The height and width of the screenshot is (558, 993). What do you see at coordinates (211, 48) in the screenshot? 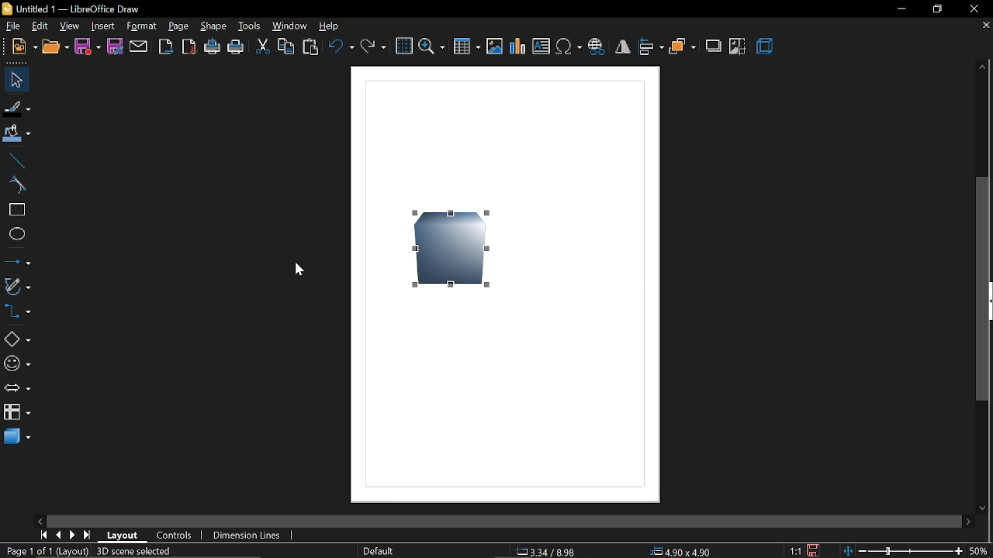
I see `print directly` at bounding box center [211, 48].